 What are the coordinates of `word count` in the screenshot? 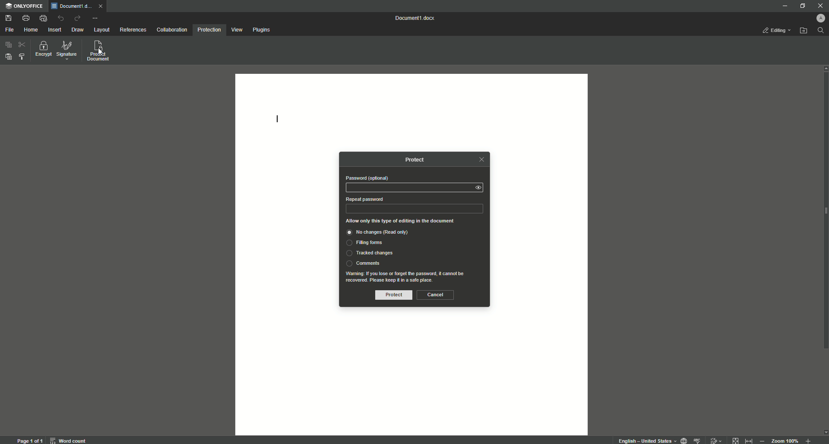 It's located at (70, 439).